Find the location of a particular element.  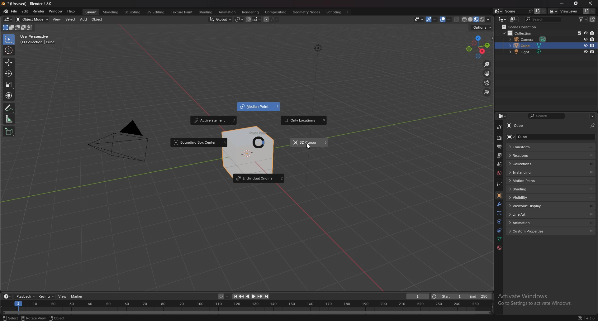

instancing is located at coordinates (529, 173).